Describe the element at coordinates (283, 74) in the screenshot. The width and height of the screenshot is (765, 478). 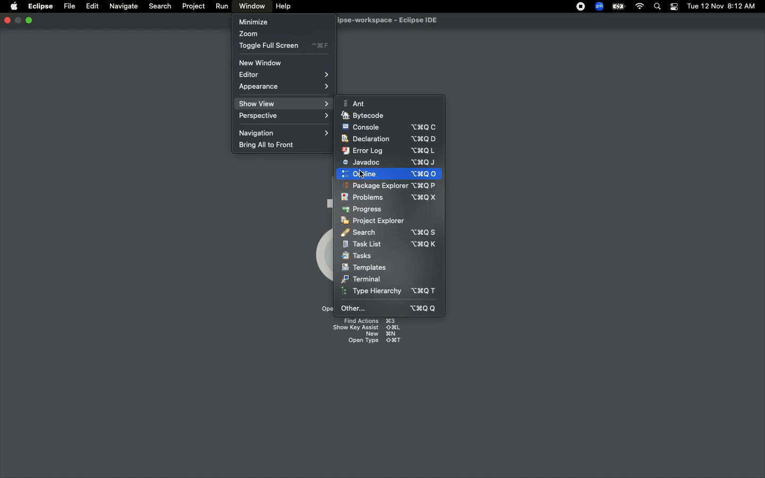
I see `Editor` at that location.